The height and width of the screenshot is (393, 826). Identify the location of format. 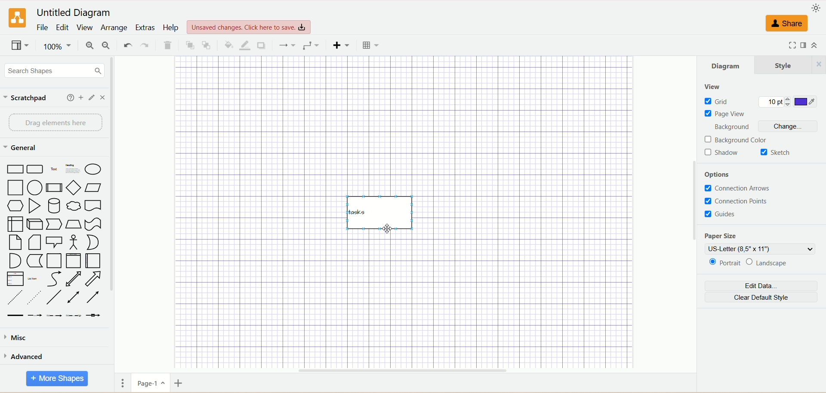
(802, 45).